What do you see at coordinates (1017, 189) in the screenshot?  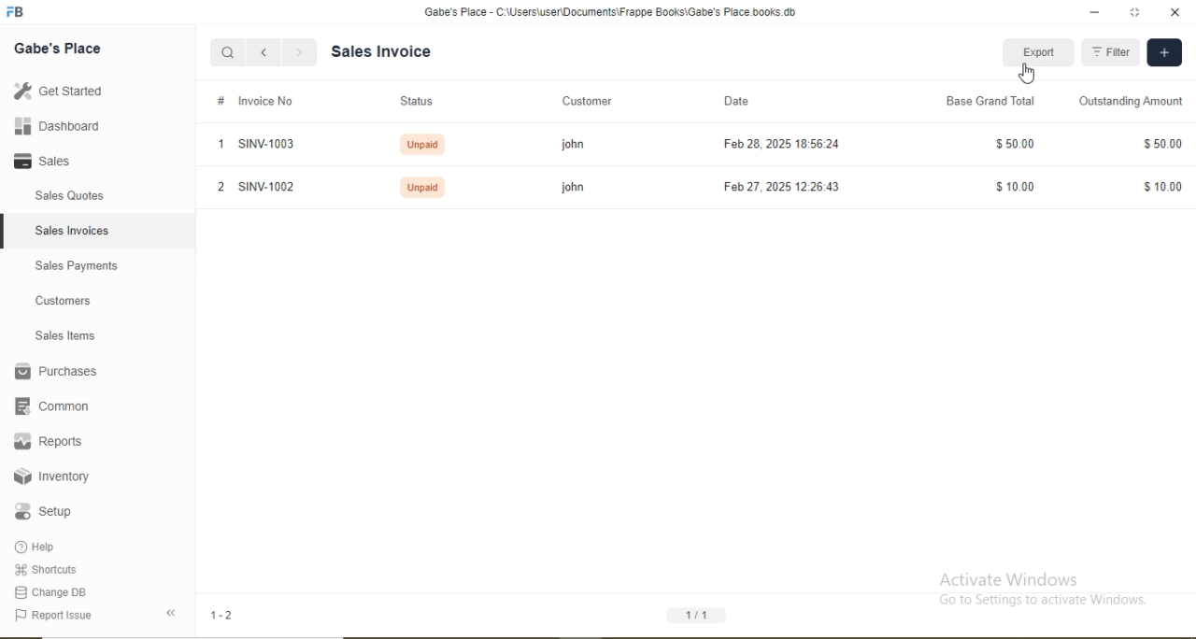 I see `$1000` at bounding box center [1017, 189].